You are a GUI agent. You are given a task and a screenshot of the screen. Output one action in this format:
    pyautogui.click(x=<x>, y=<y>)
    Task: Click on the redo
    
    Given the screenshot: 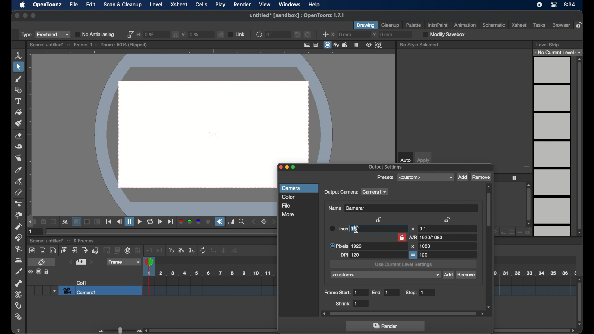 What is the action you would take?
    pyautogui.click(x=308, y=35)
    